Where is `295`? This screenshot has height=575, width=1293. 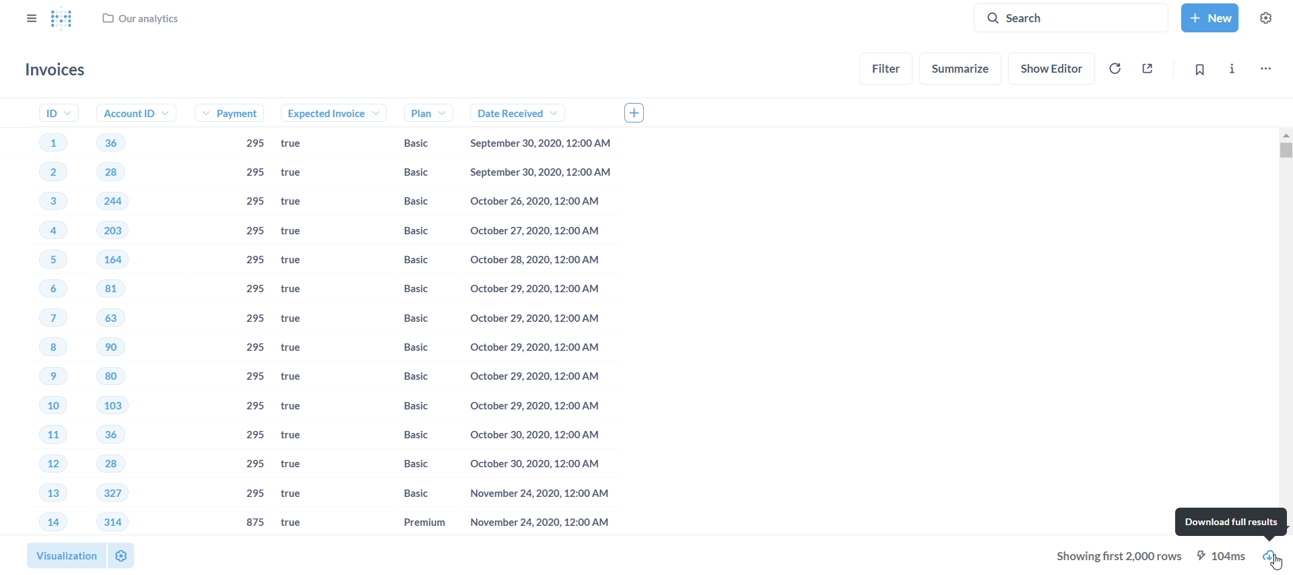
295 is located at coordinates (254, 494).